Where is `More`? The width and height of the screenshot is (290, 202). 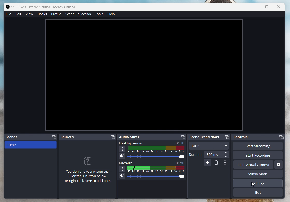
More is located at coordinates (226, 164).